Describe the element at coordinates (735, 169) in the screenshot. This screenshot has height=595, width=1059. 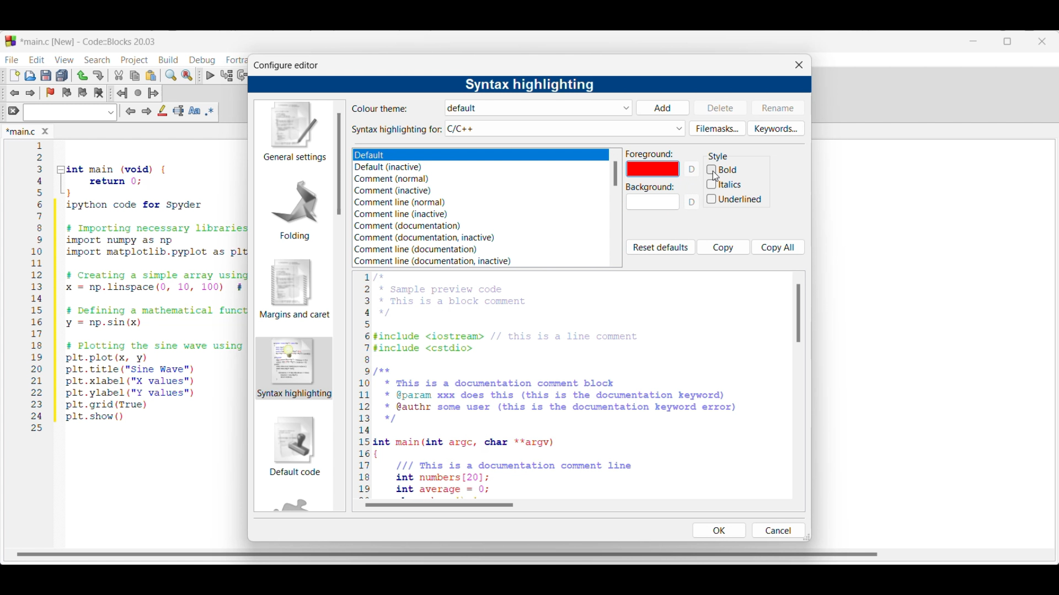
I see `Bold` at that location.